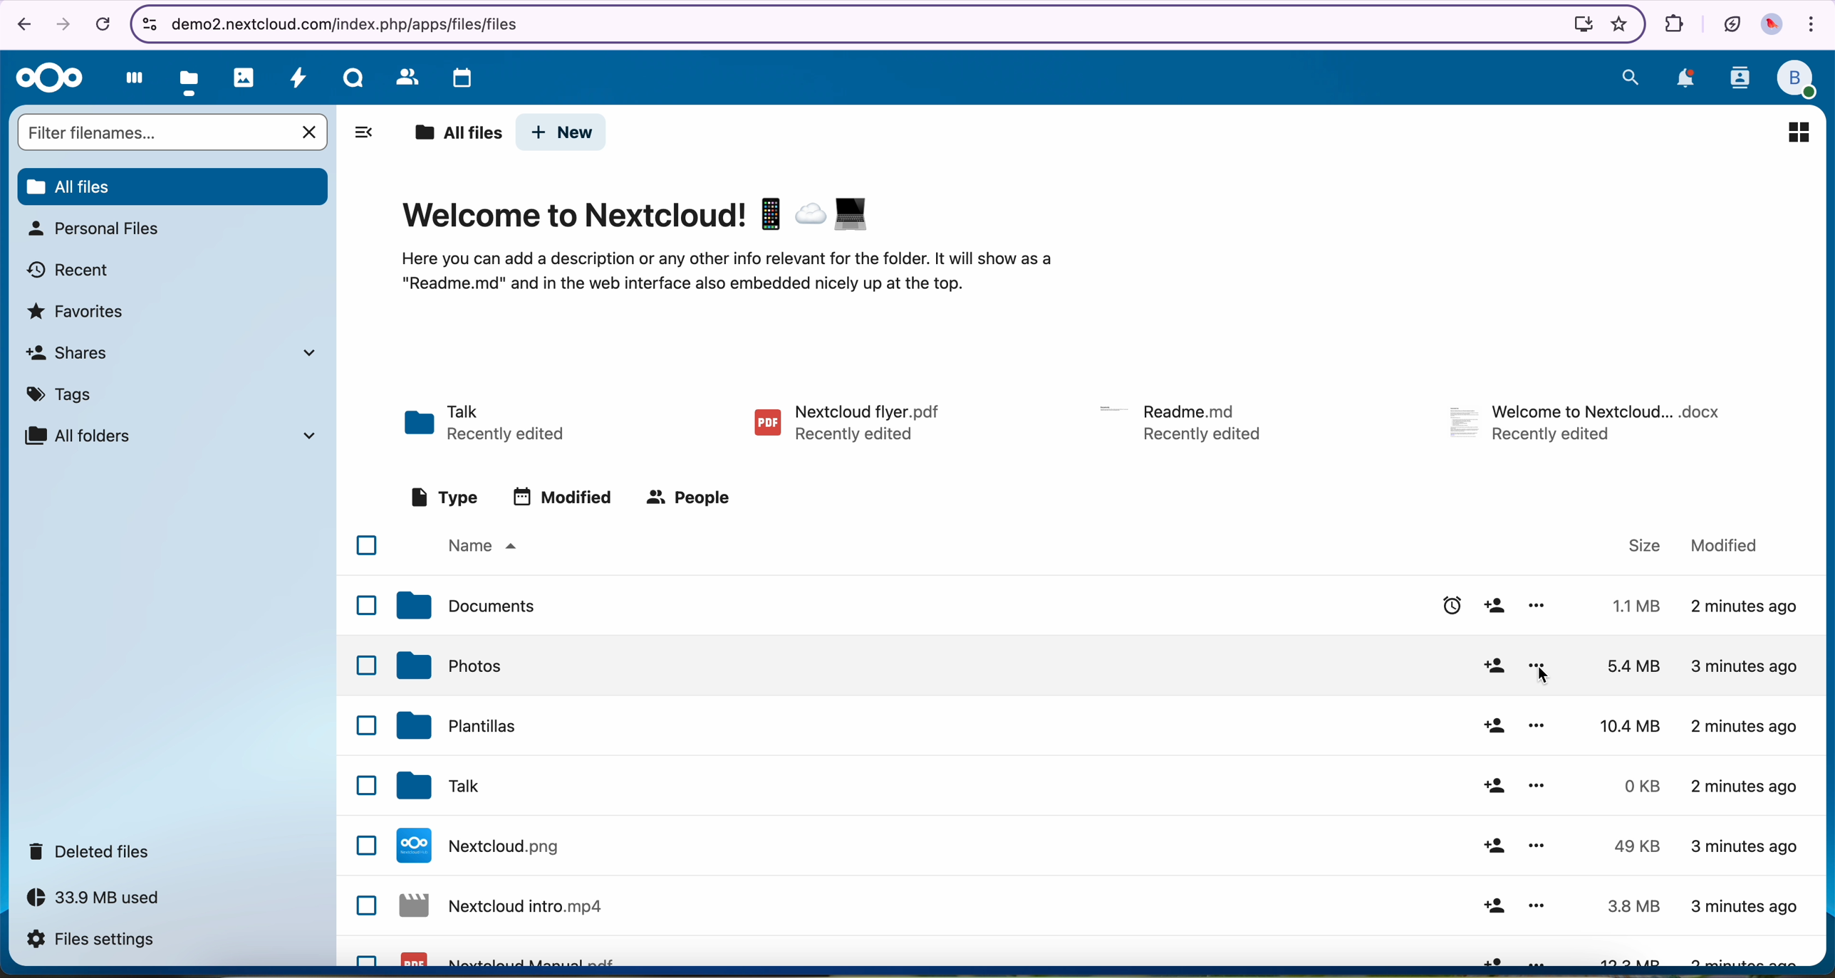 This screenshot has width=1835, height=978. I want to click on file, so click(1179, 419).